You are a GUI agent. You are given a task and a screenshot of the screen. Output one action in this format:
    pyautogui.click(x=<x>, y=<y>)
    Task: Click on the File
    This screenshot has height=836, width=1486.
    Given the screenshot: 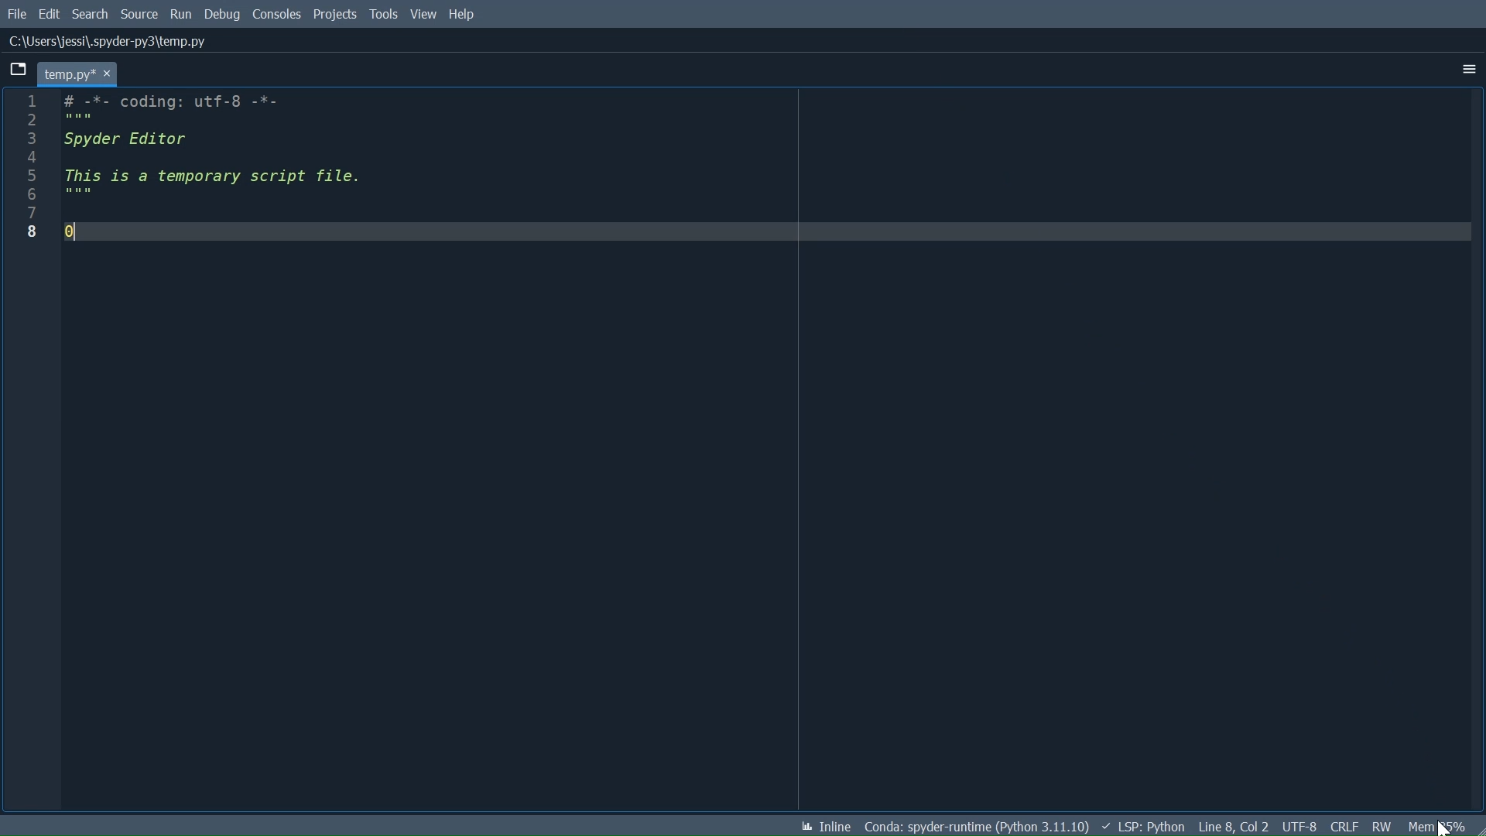 What is the action you would take?
    pyautogui.click(x=17, y=15)
    